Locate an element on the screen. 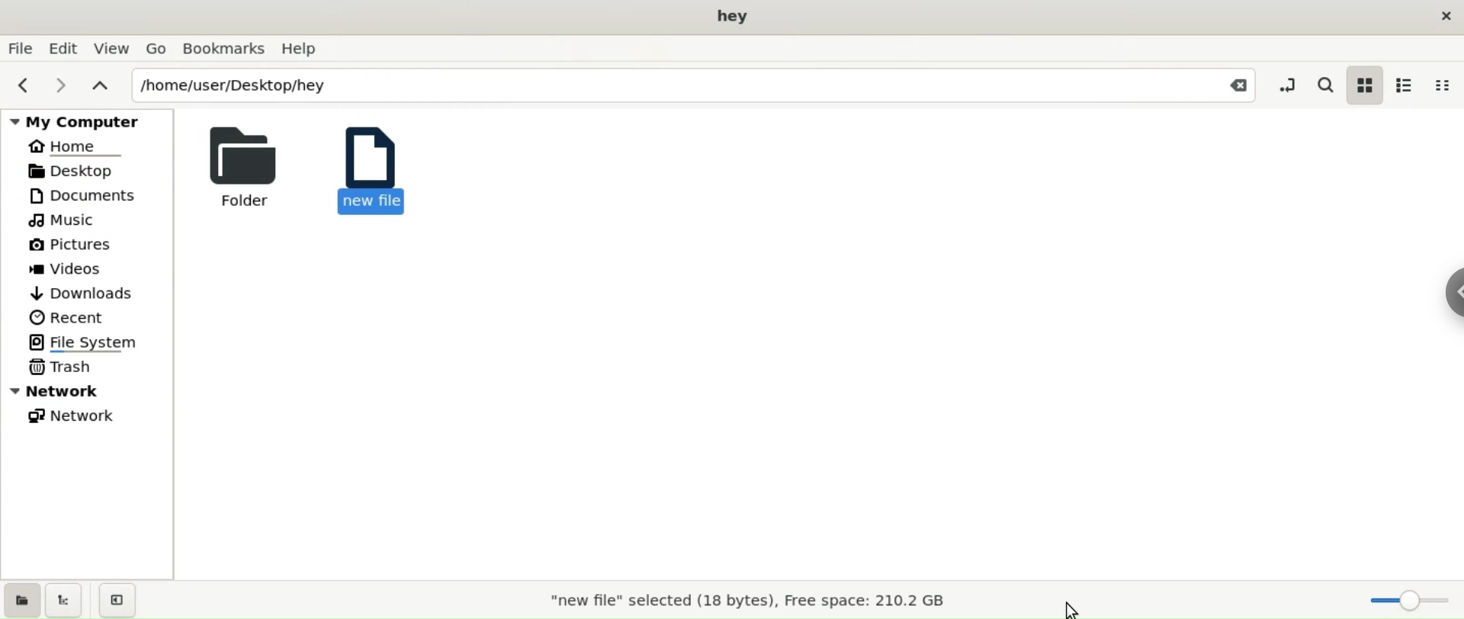 The image size is (1464, 619). /home/user/Desktop/hey is located at coordinates (662, 87).